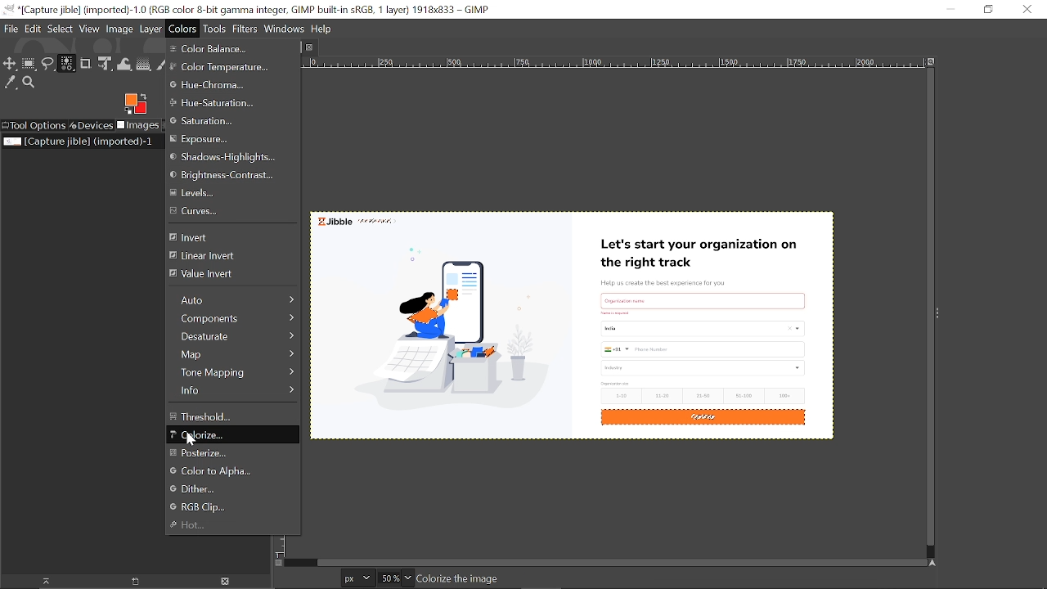 Image resolution: width=1047 pixels, height=589 pixels. What do you see at coordinates (227, 175) in the screenshot?
I see `Brightness contrast` at bounding box center [227, 175].